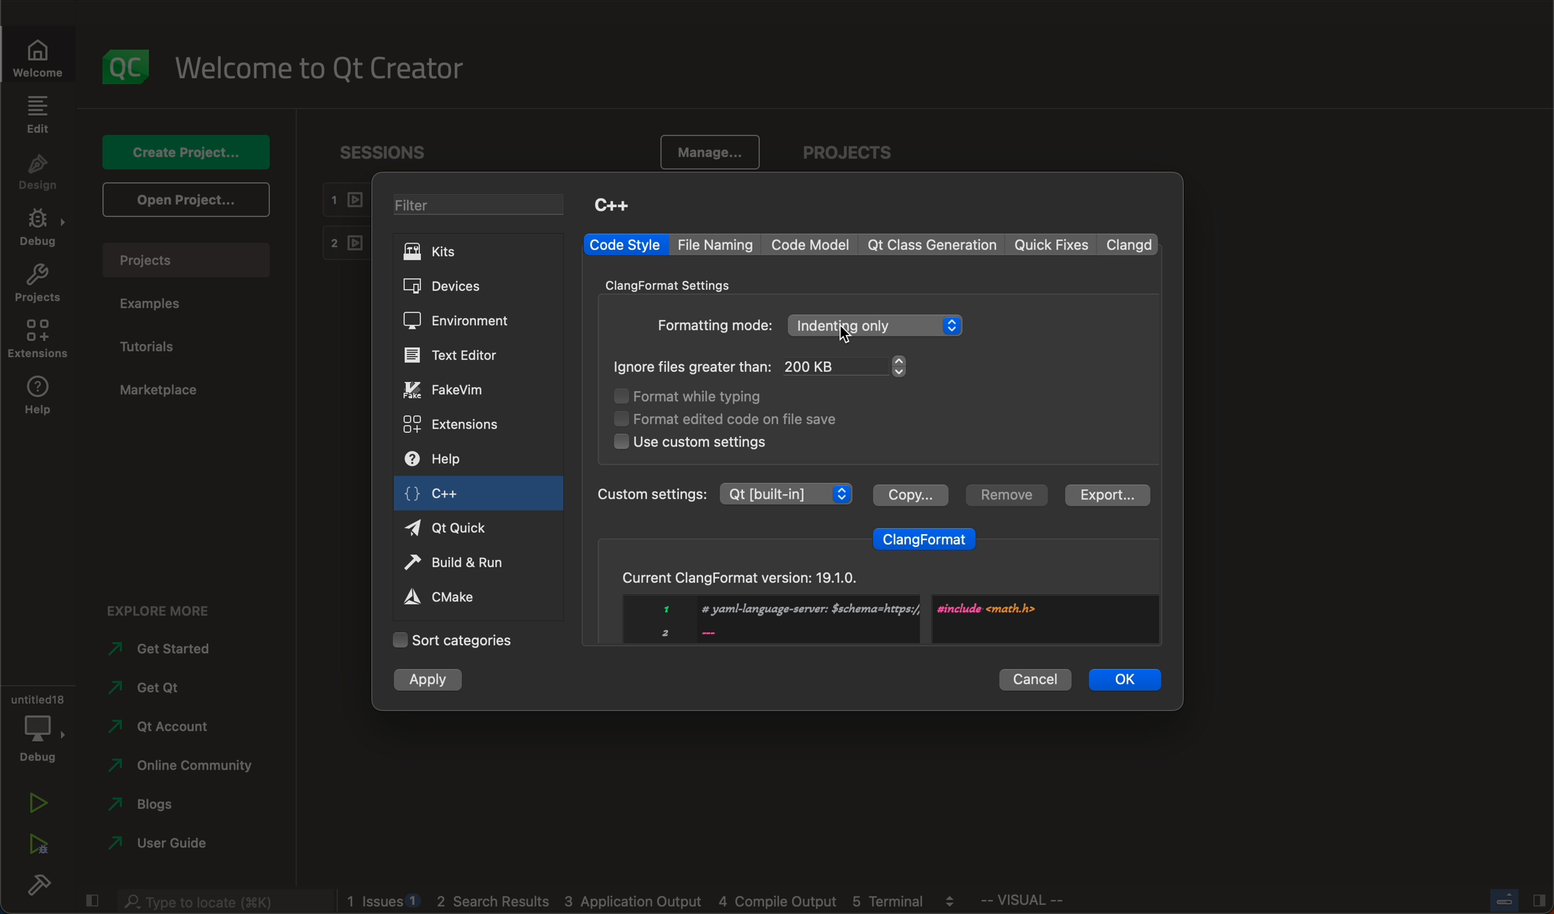  What do you see at coordinates (1132, 244) in the screenshot?
I see `clangd` at bounding box center [1132, 244].